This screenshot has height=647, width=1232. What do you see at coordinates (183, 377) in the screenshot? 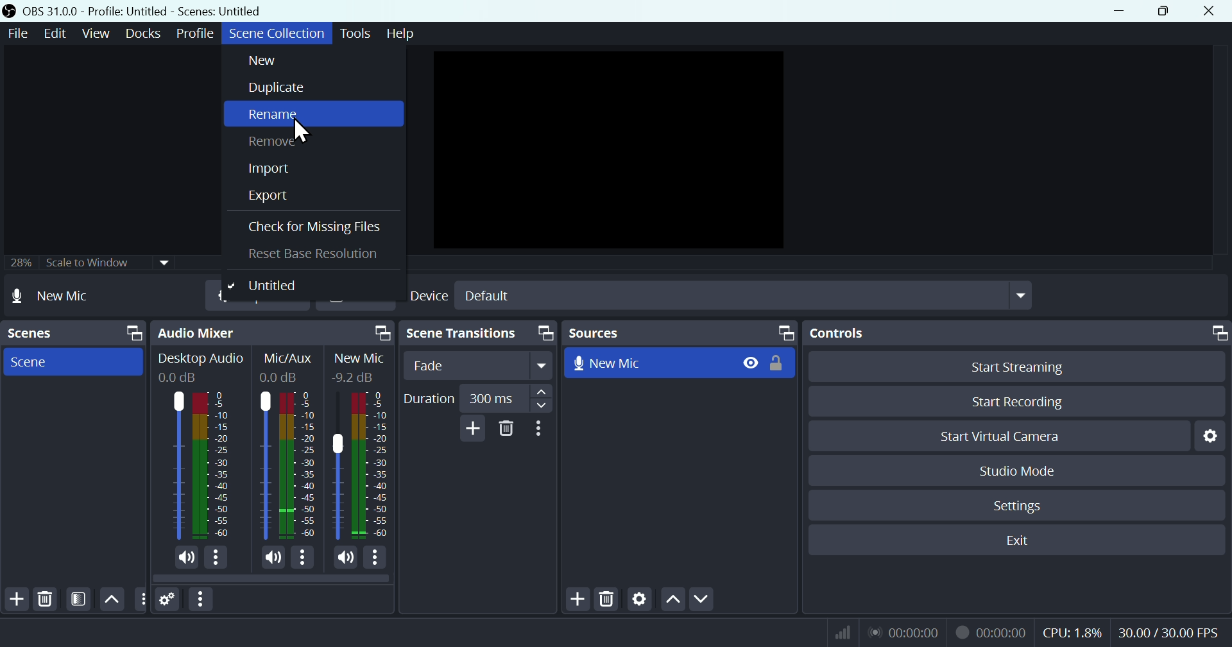
I see `0.0dB` at bounding box center [183, 377].